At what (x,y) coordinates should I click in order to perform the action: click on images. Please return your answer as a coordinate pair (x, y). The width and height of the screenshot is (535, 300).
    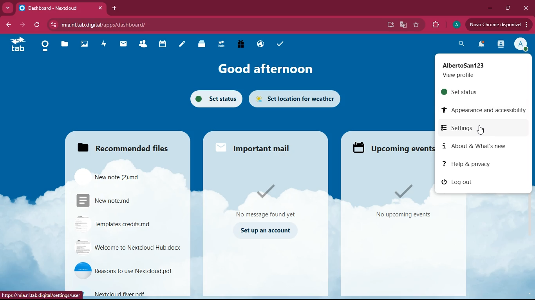
    Looking at the image, I should click on (83, 44).